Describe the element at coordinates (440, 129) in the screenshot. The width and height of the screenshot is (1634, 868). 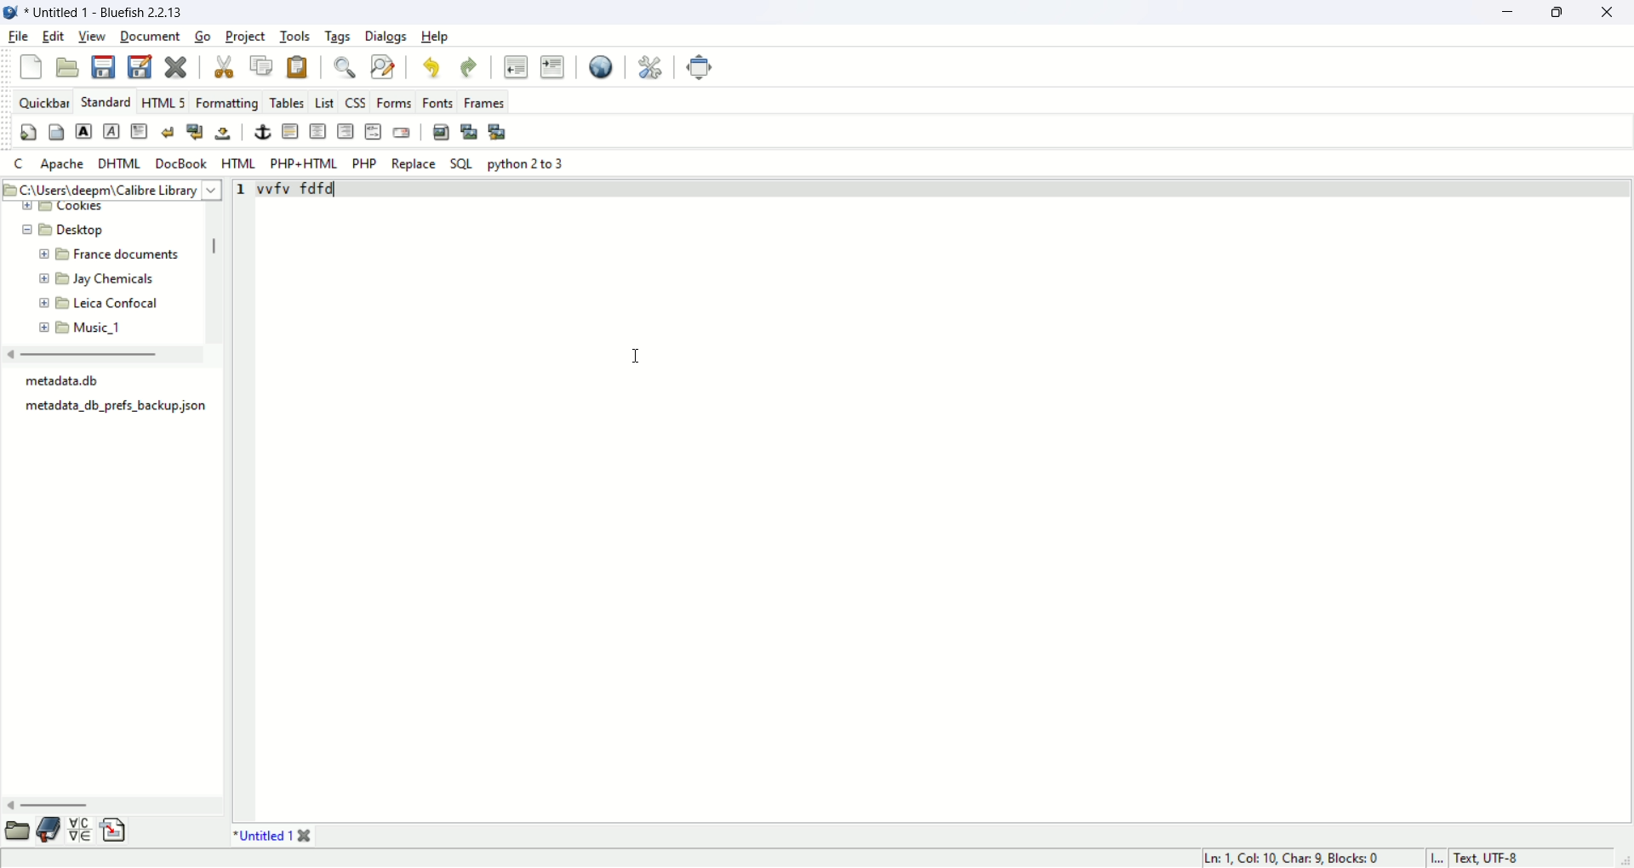
I see `insert image` at that location.